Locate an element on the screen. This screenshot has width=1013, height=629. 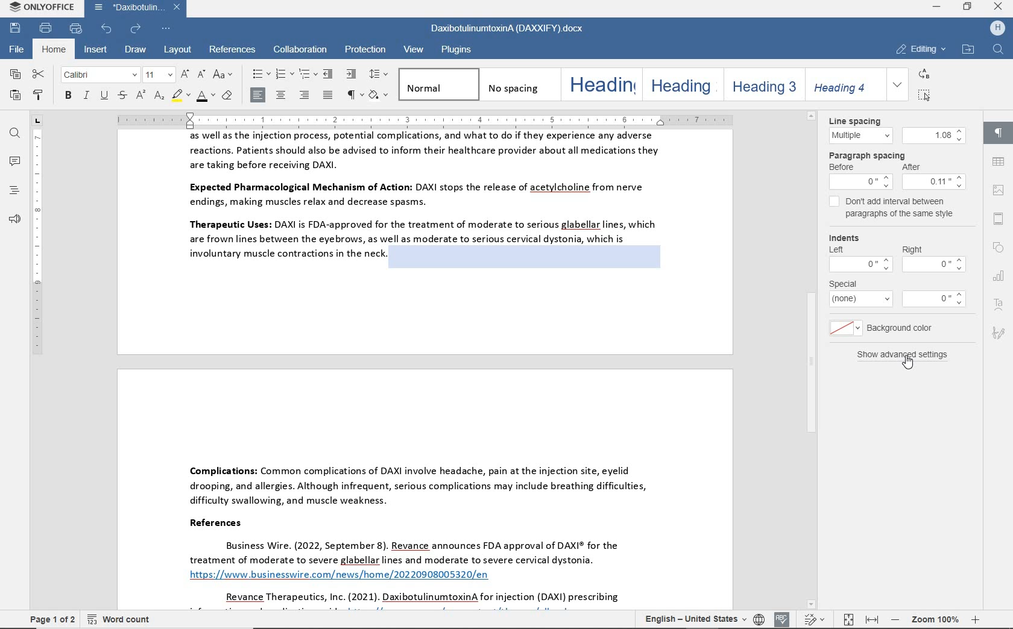
set document language is located at coordinates (760, 619).